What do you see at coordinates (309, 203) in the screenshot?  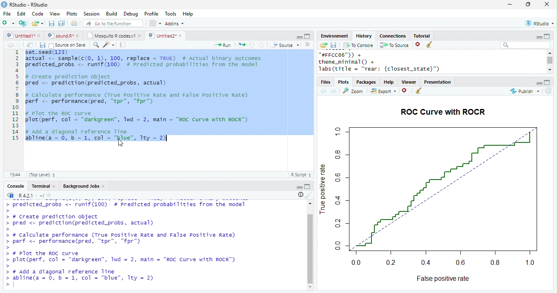 I see `scroll up` at bounding box center [309, 203].